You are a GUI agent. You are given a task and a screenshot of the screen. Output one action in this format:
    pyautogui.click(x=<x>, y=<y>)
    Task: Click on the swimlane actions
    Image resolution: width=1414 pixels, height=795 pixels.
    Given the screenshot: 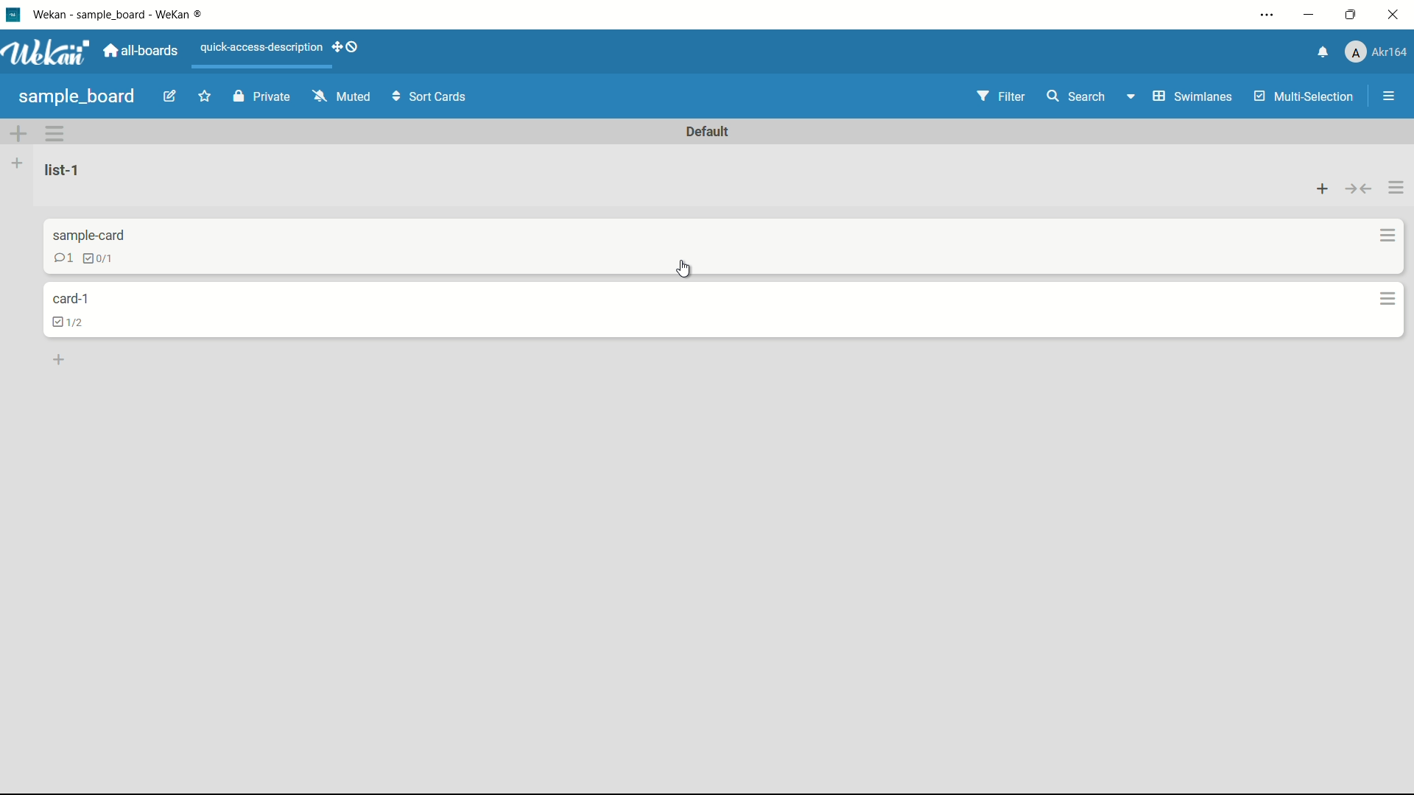 What is the action you would take?
    pyautogui.click(x=55, y=132)
    